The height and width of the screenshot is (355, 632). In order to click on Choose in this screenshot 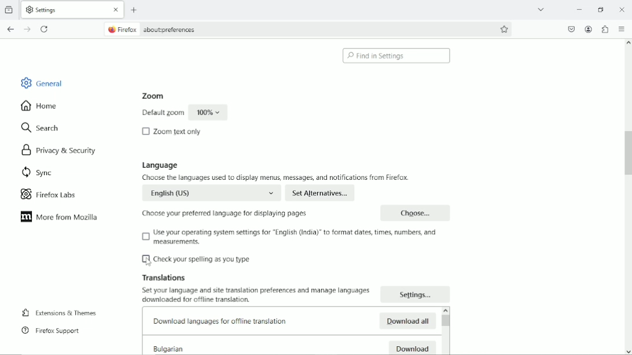, I will do `click(414, 214)`.